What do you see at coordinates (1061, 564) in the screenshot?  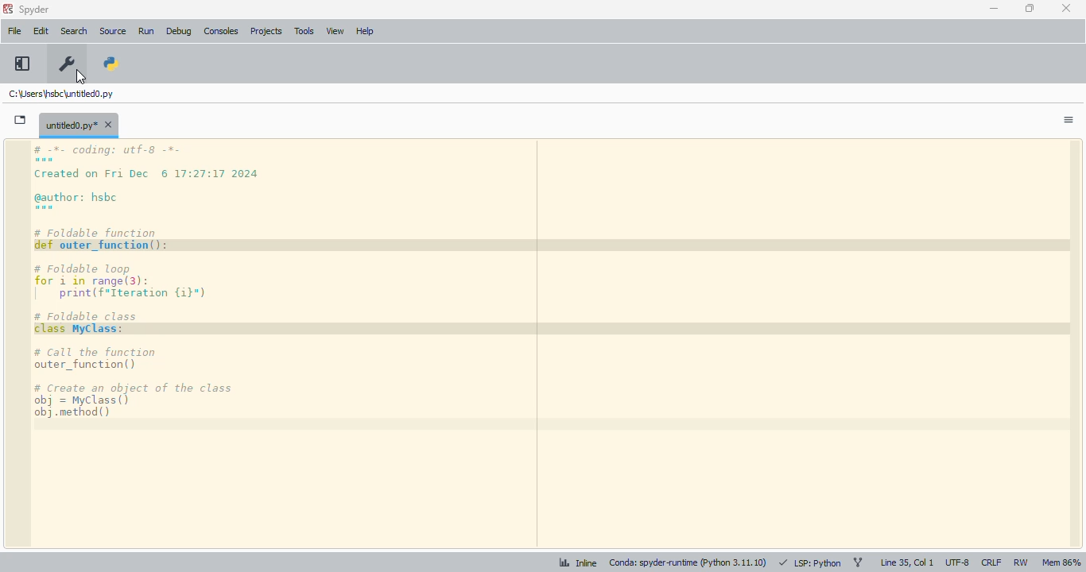 I see `mem 85%` at bounding box center [1061, 564].